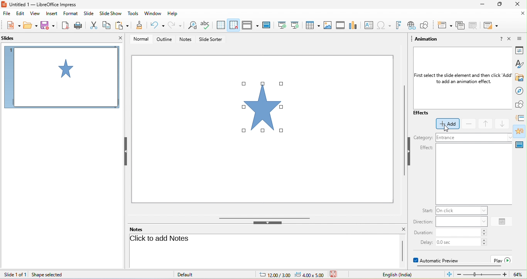  What do you see at coordinates (398, 26) in the screenshot?
I see `fontwork text` at bounding box center [398, 26].